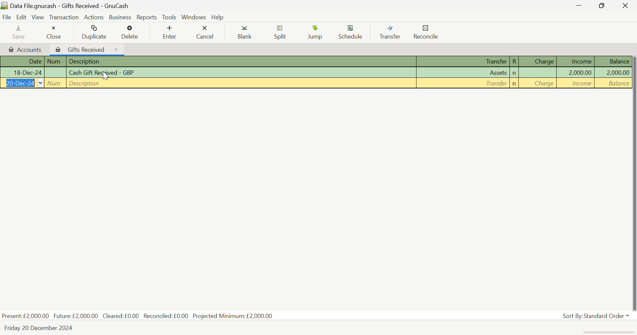  What do you see at coordinates (465, 83) in the screenshot?
I see `Transfer` at bounding box center [465, 83].